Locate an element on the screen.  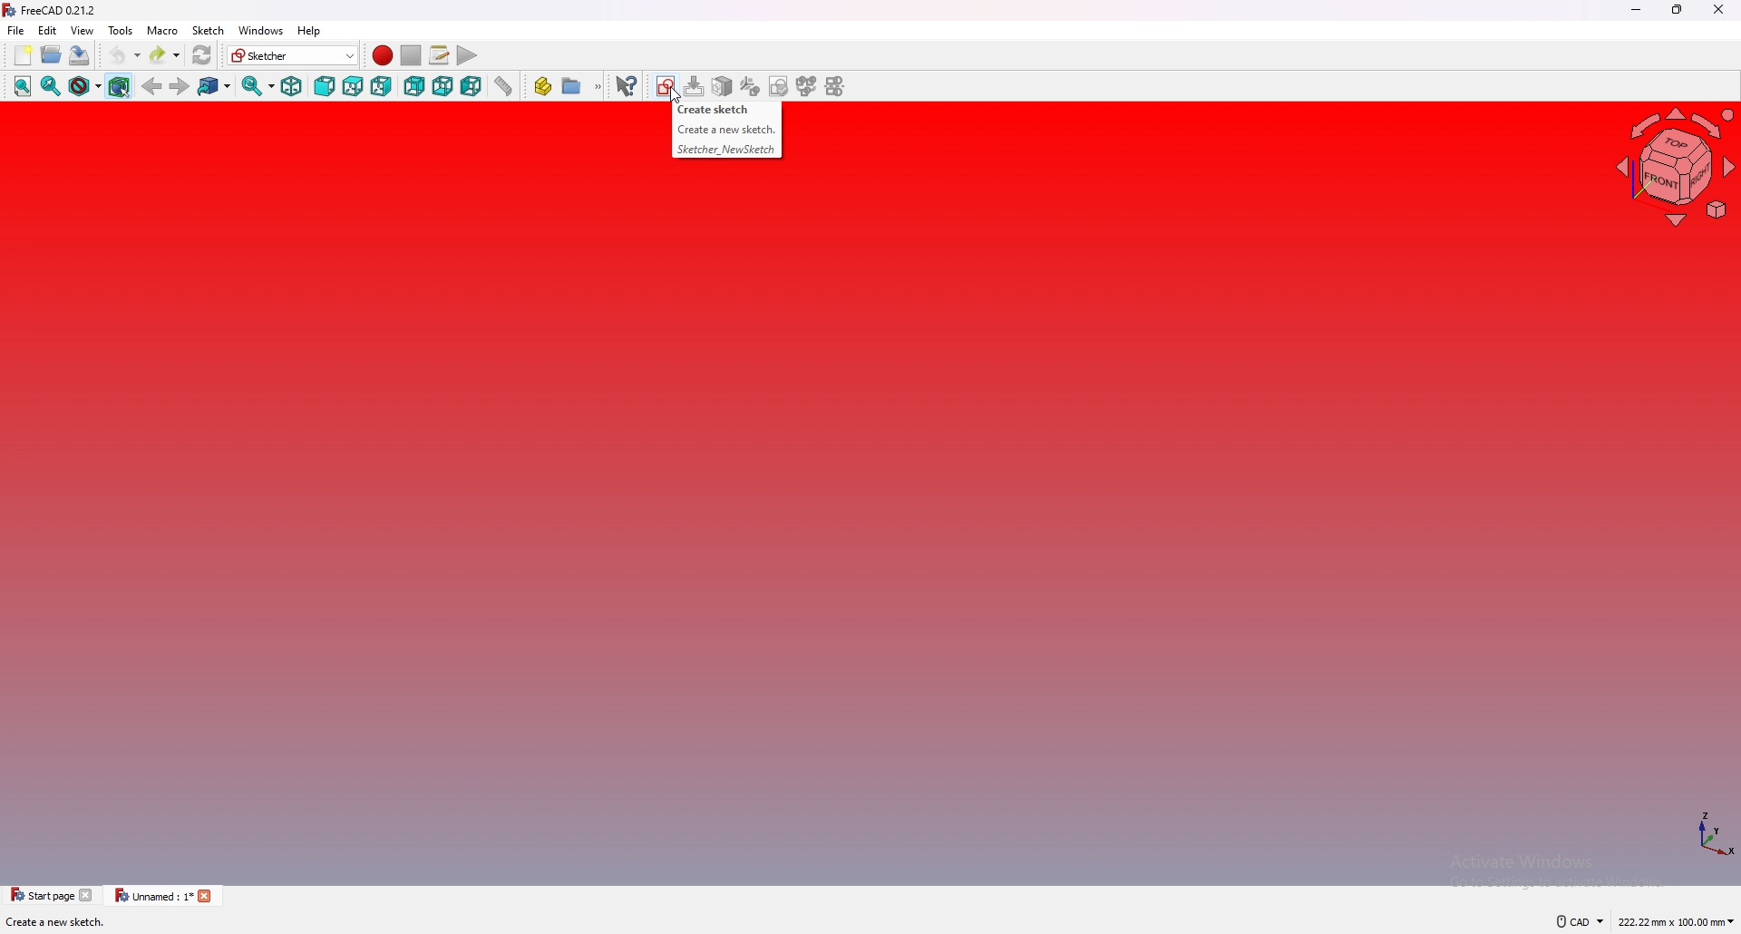
tools is located at coordinates (121, 30).